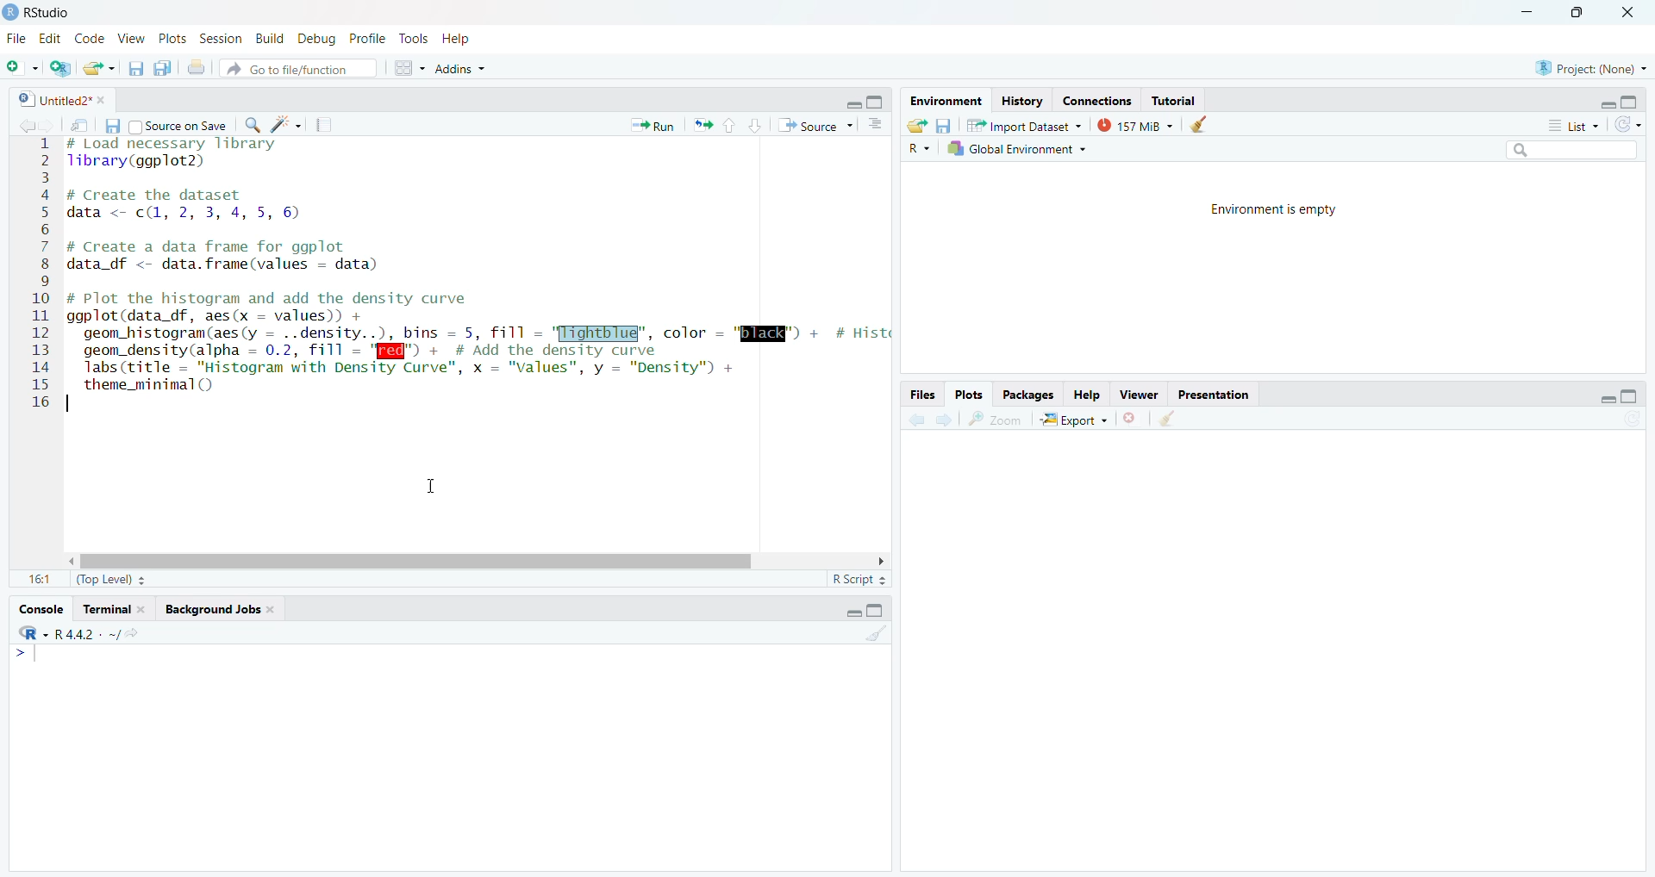 Image resolution: width=1655 pixels, height=877 pixels. I want to click on next plot, so click(943, 420).